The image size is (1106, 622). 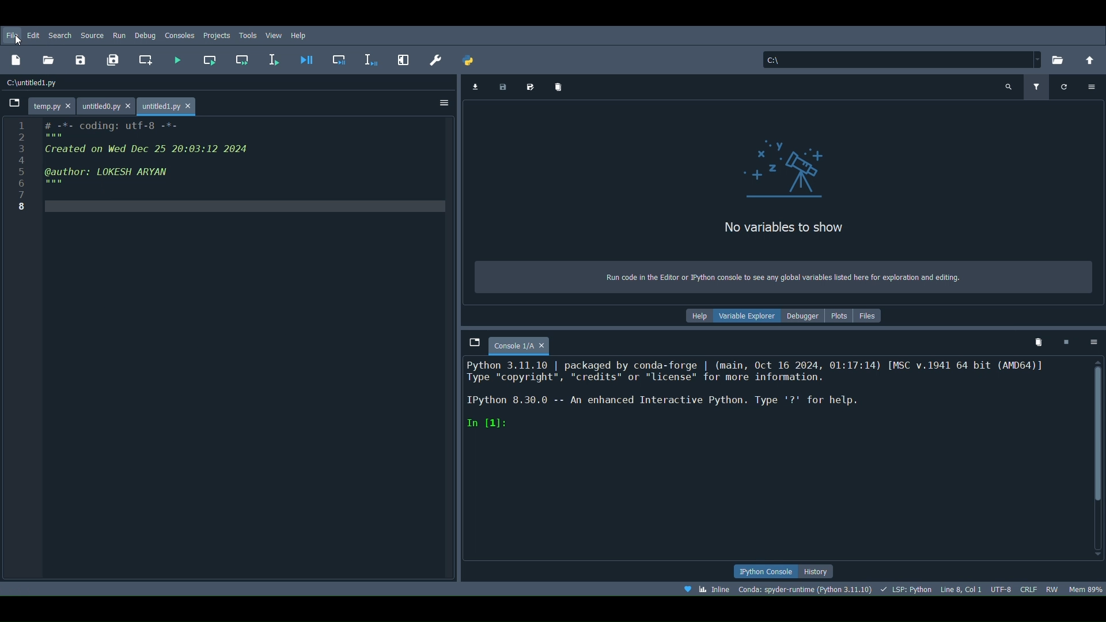 What do you see at coordinates (782, 168) in the screenshot?
I see `icon` at bounding box center [782, 168].